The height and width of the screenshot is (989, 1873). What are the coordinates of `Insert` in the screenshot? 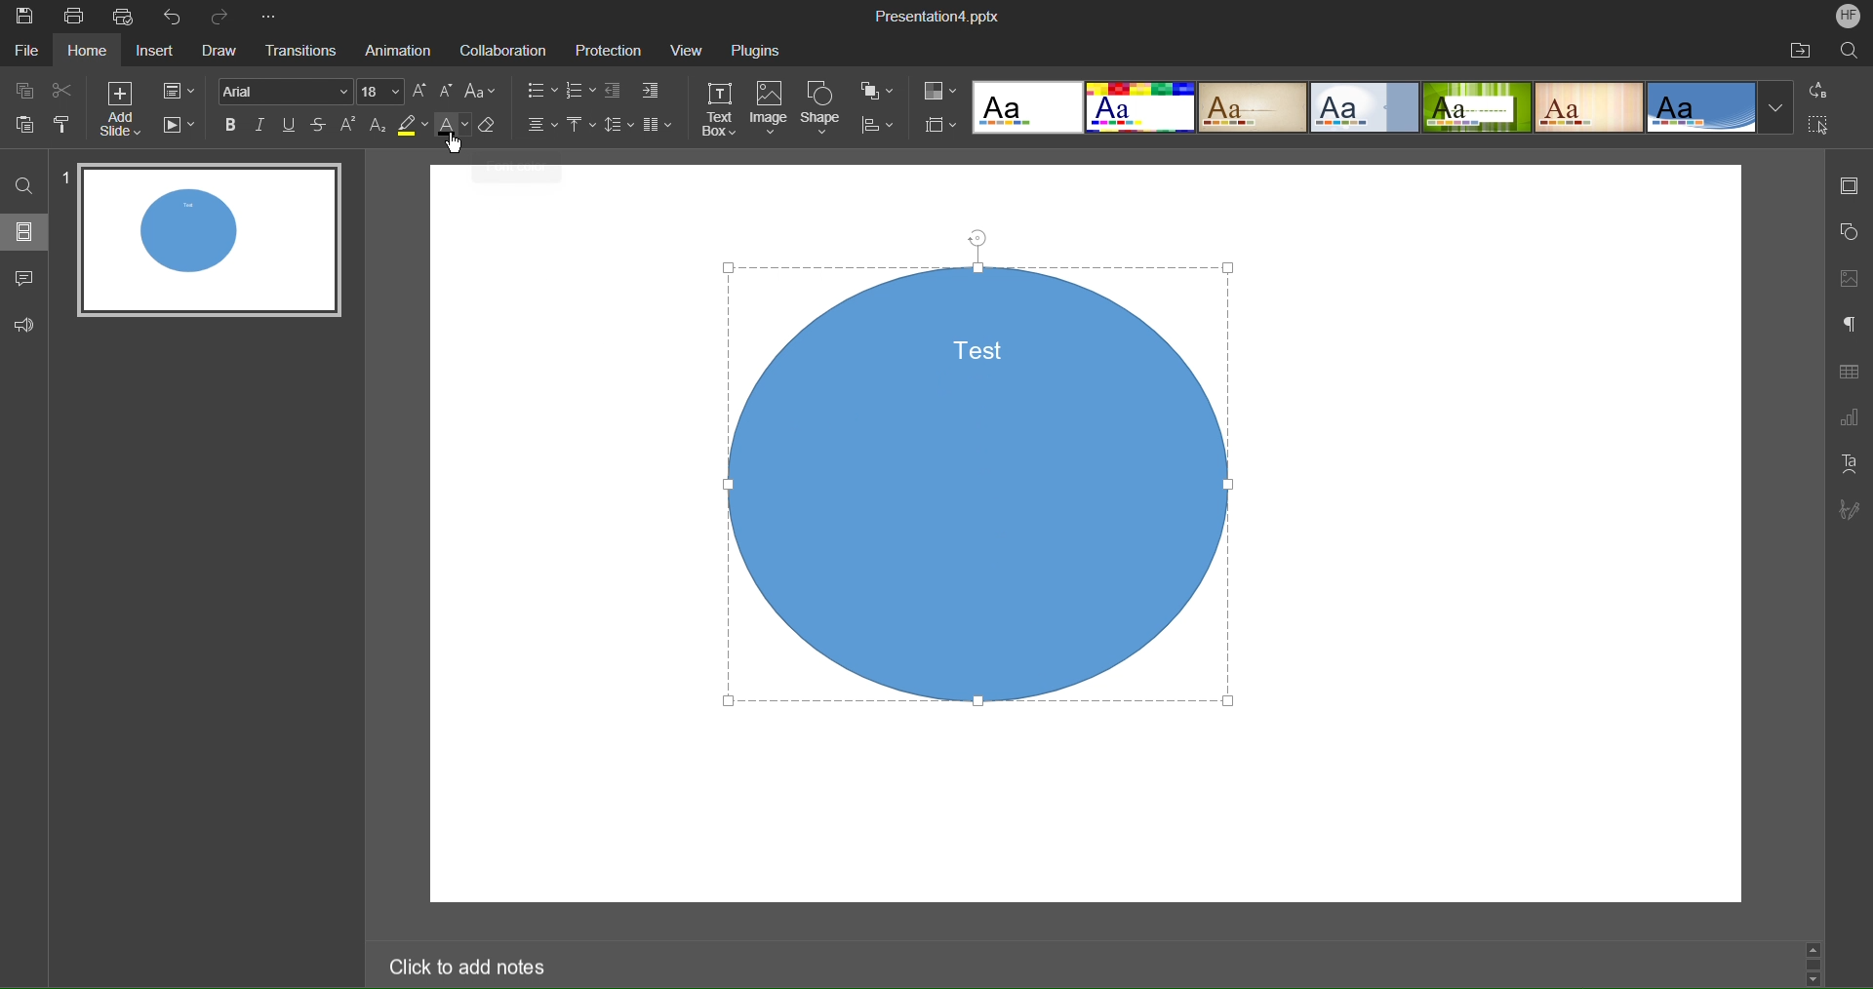 It's located at (158, 51).